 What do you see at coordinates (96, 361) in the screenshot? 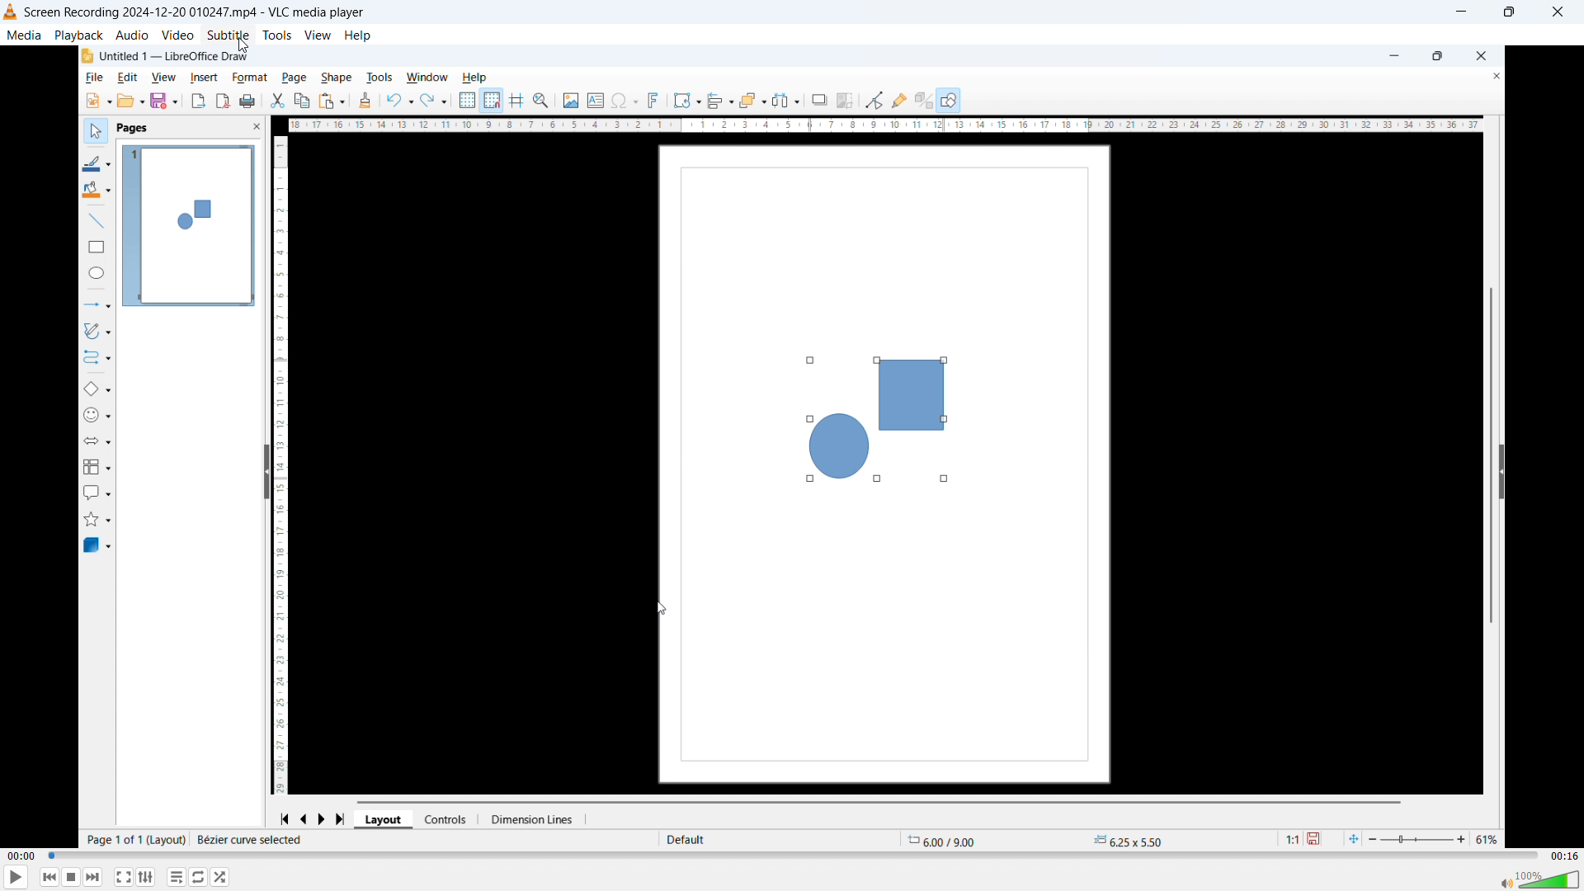
I see `connectors` at bounding box center [96, 361].